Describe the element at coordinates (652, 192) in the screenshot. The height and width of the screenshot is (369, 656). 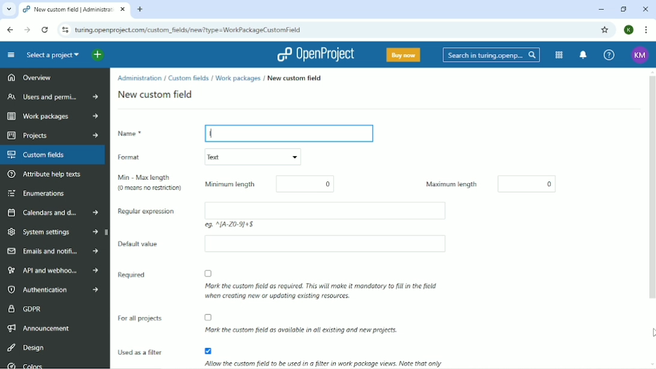
I see `Vertical scrollbar` at that location.